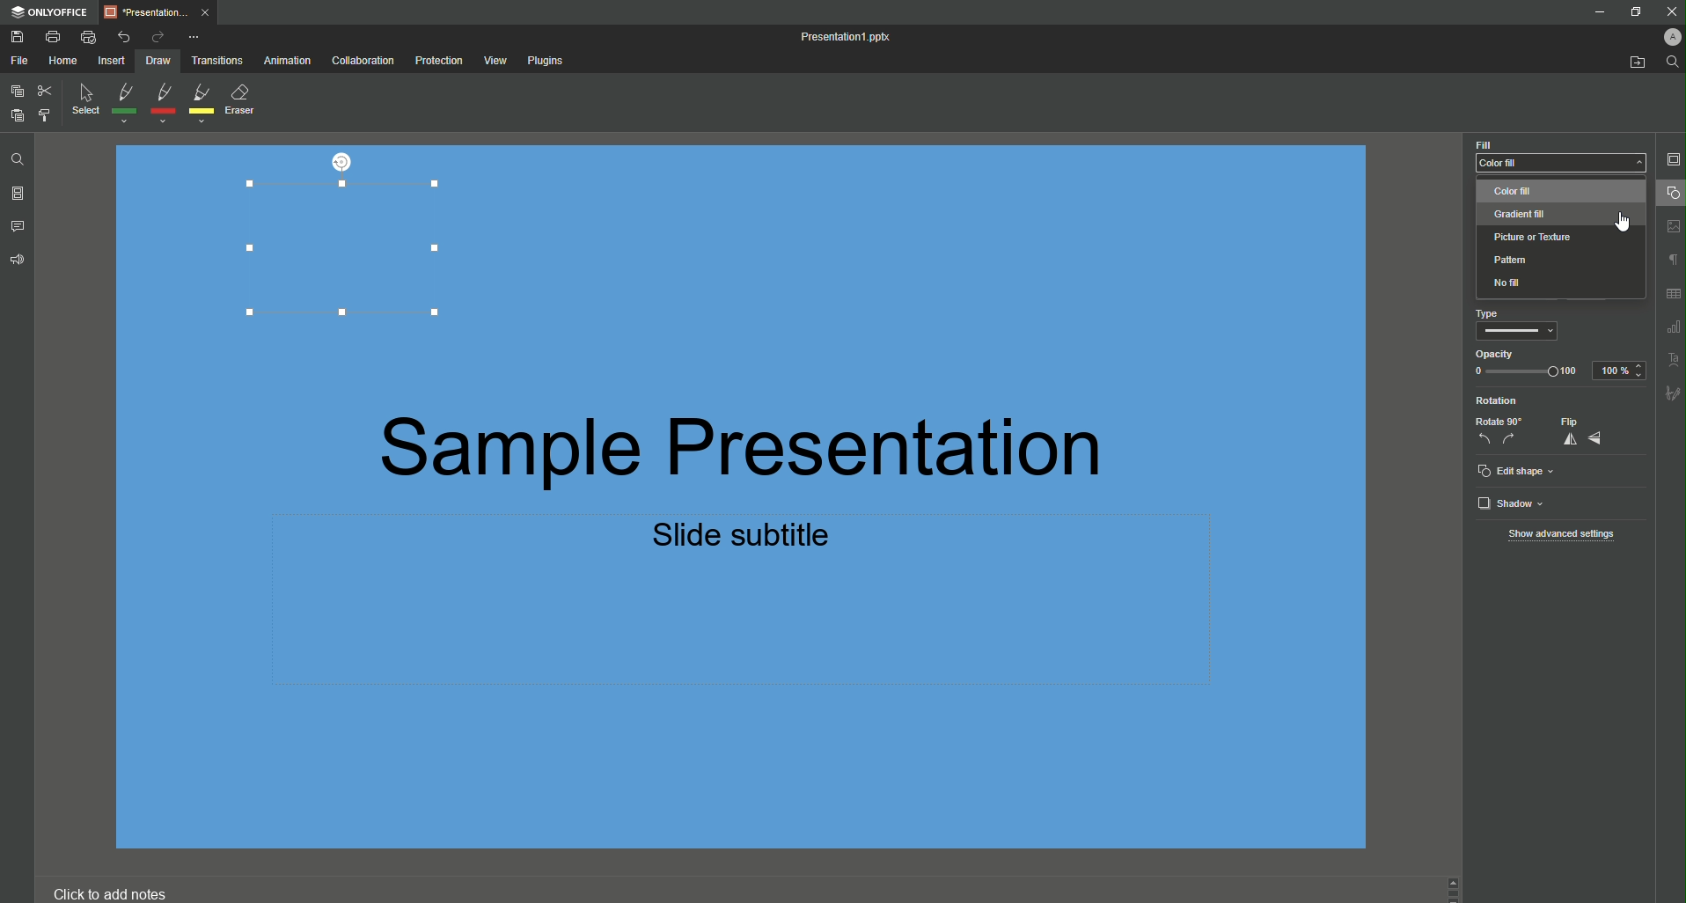 This screenshot has width=1686, height=903. I want to click on Draw, so click(158, 62).